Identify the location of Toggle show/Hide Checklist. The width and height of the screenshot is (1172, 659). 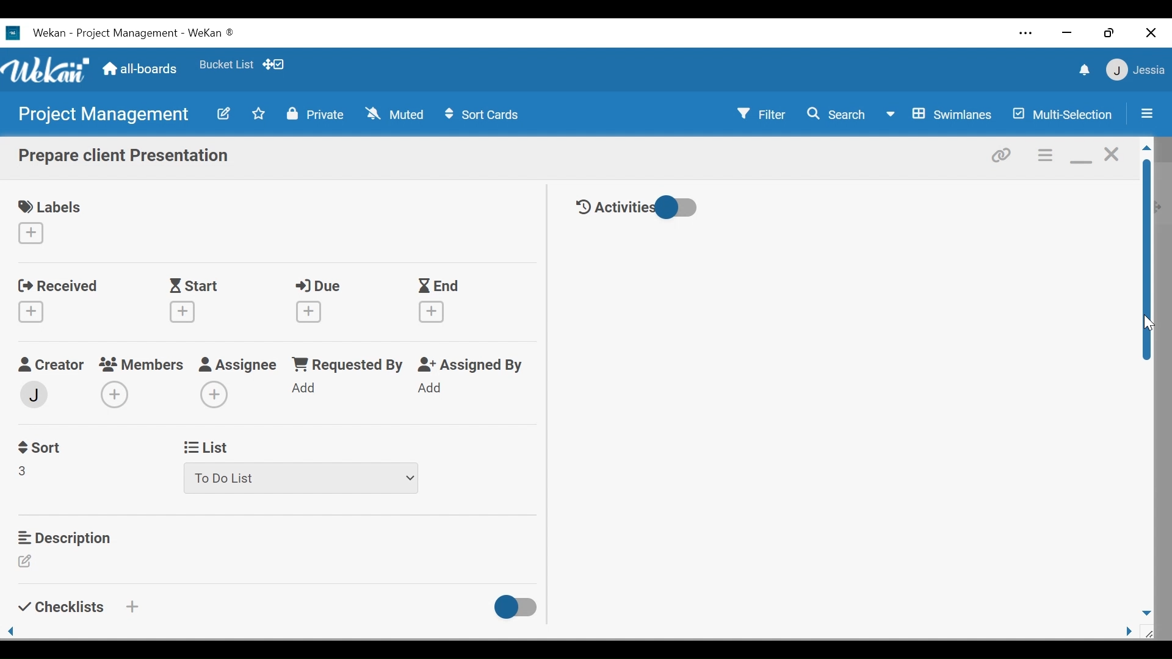
(513, 608).